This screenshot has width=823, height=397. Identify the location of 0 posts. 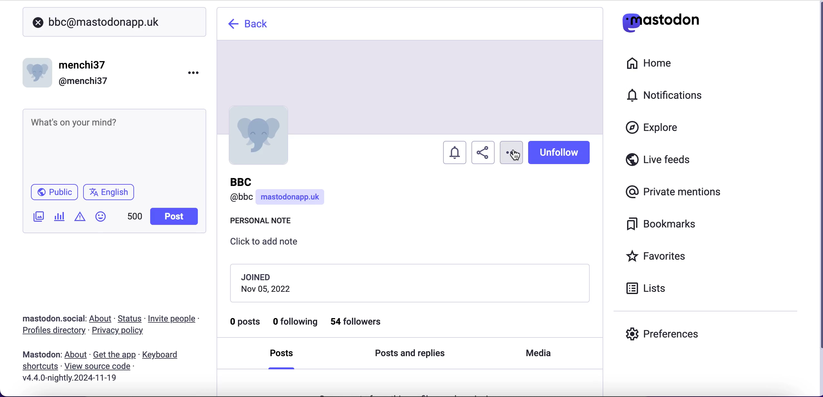
(246, 324).